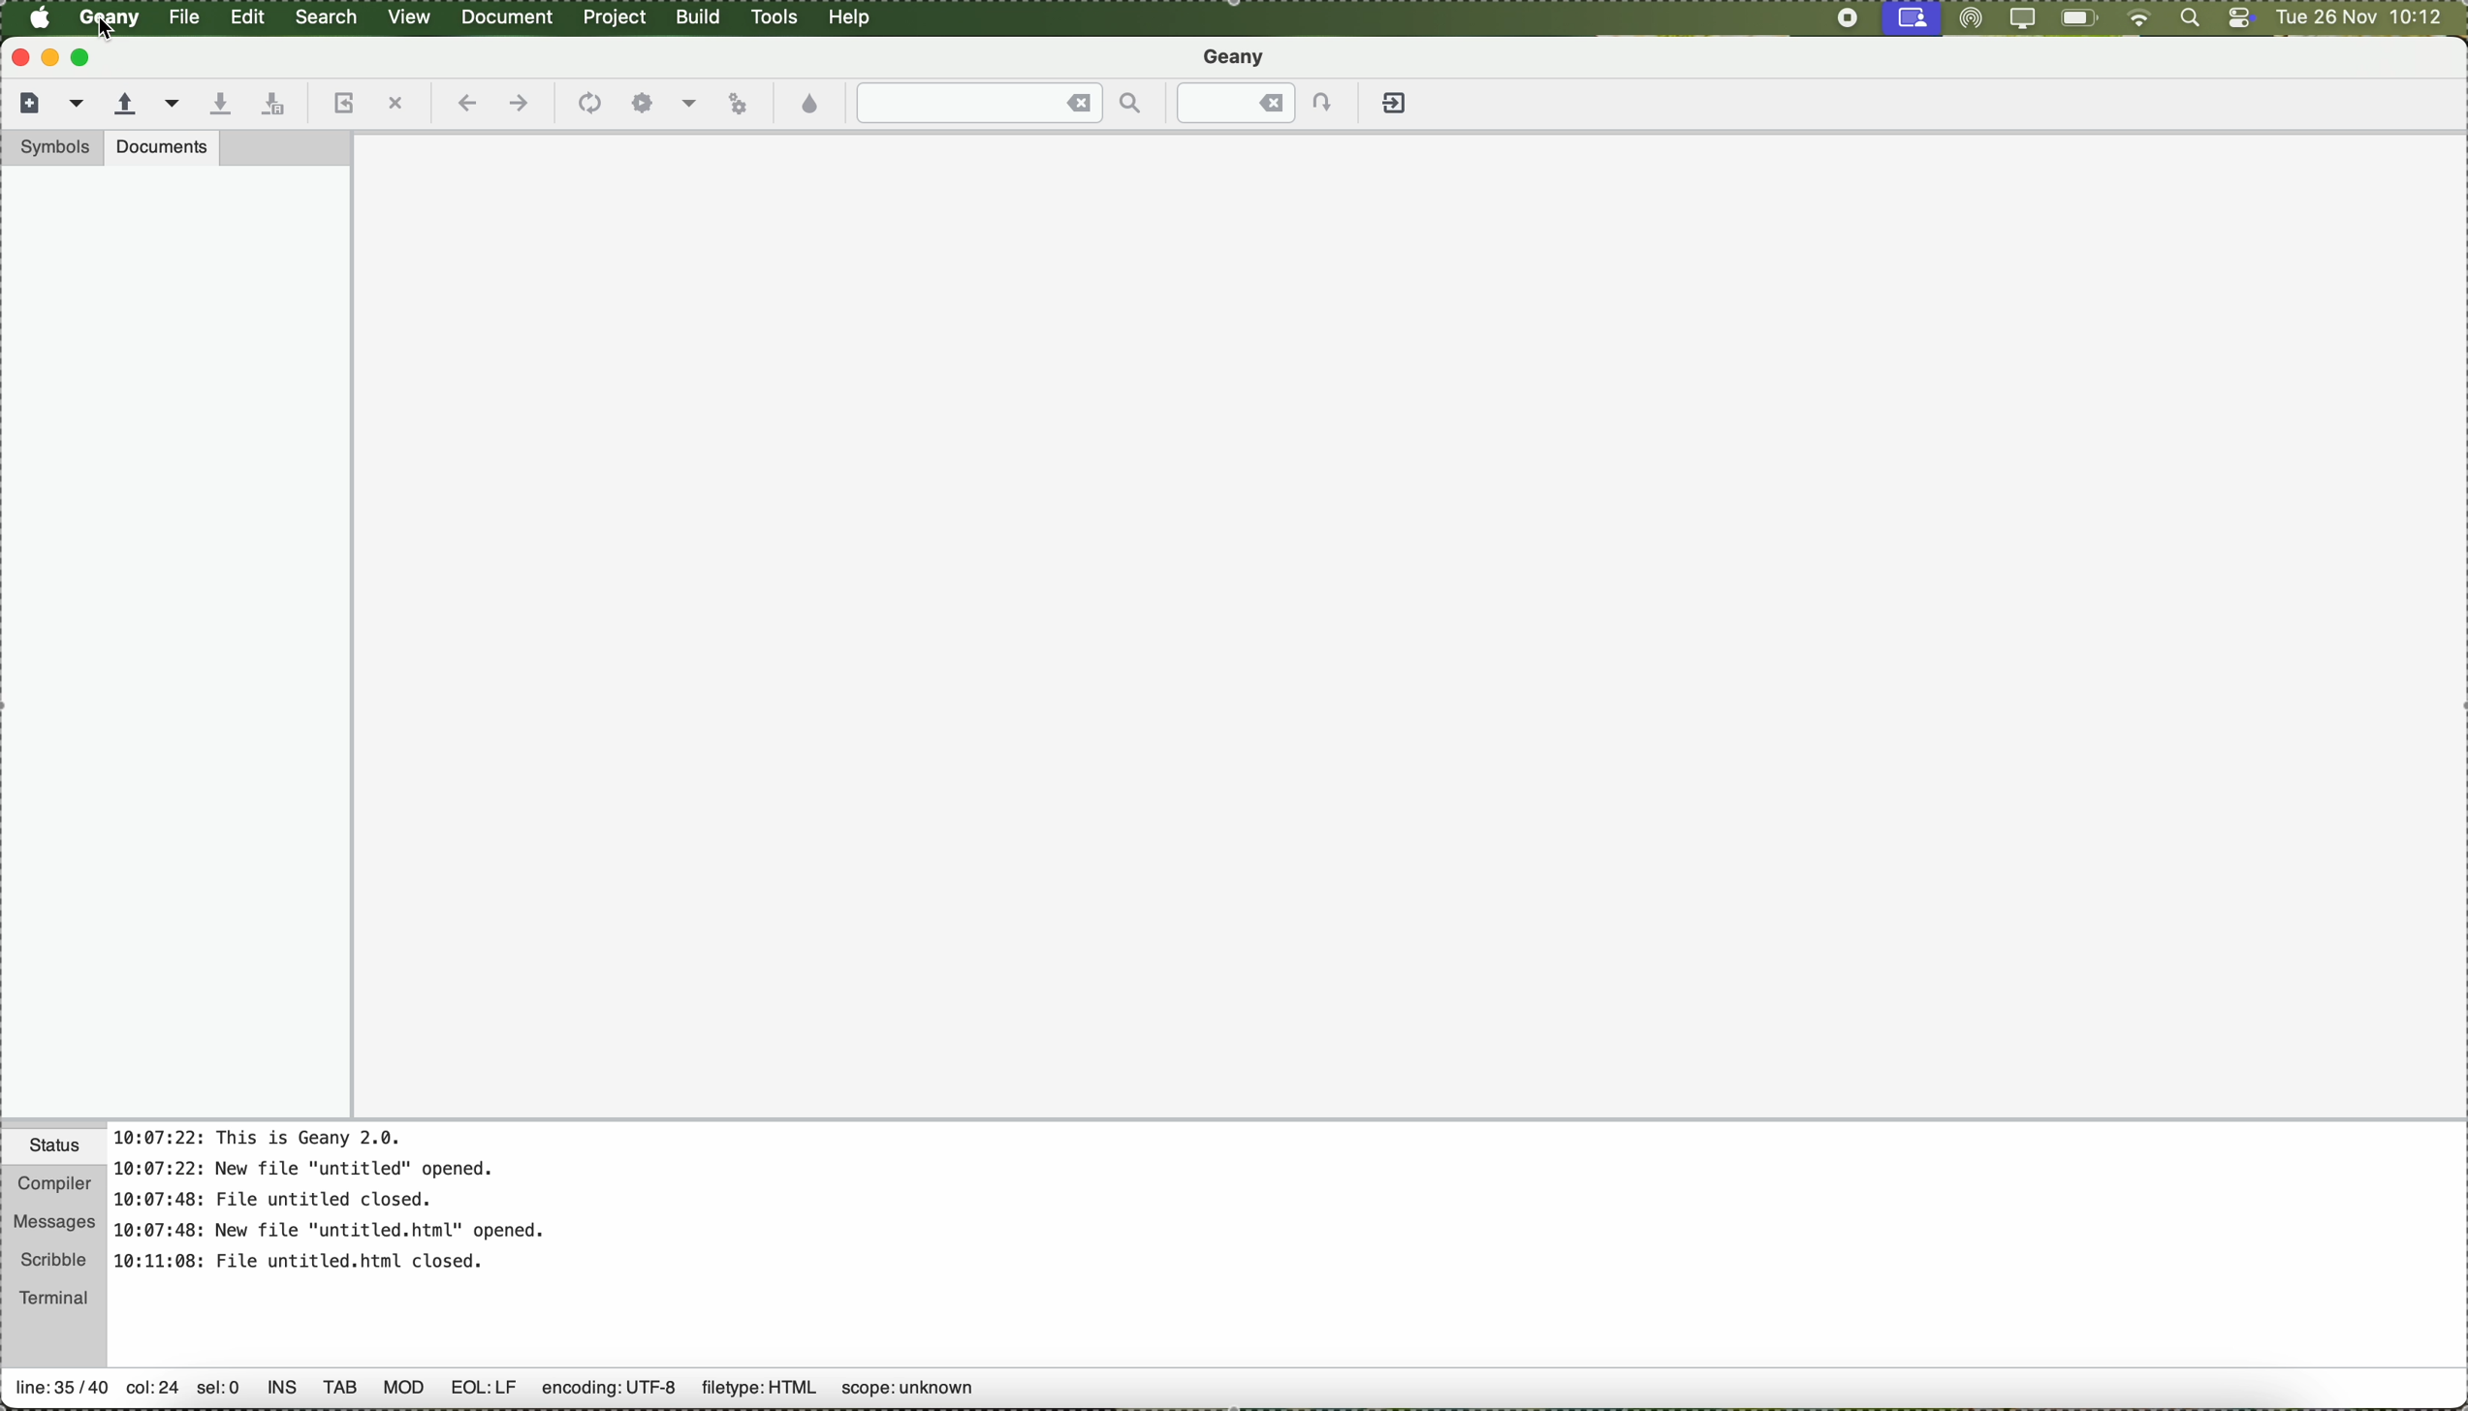  Describe the element at coordinates (250, 18) in the screenshot. I see `edit` at that location.